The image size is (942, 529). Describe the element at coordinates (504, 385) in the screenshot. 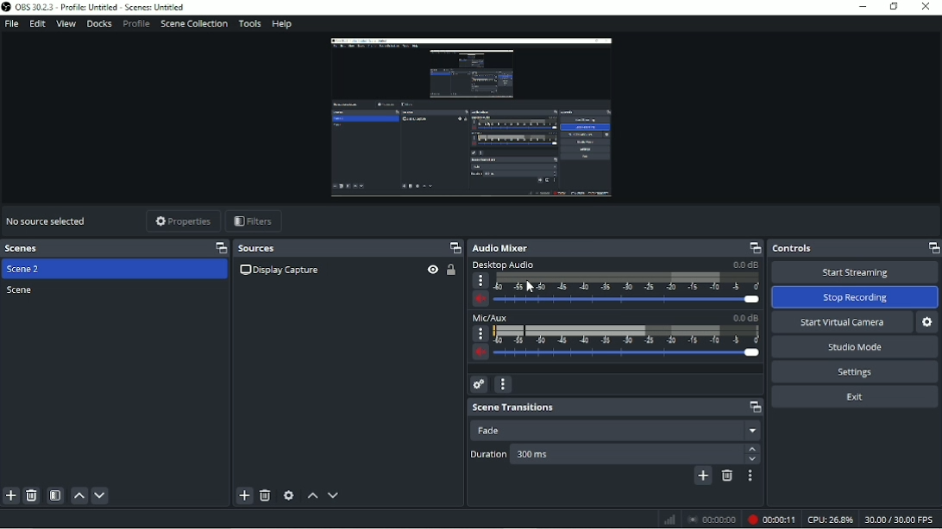

I see `Audio mixer menu` at that location.